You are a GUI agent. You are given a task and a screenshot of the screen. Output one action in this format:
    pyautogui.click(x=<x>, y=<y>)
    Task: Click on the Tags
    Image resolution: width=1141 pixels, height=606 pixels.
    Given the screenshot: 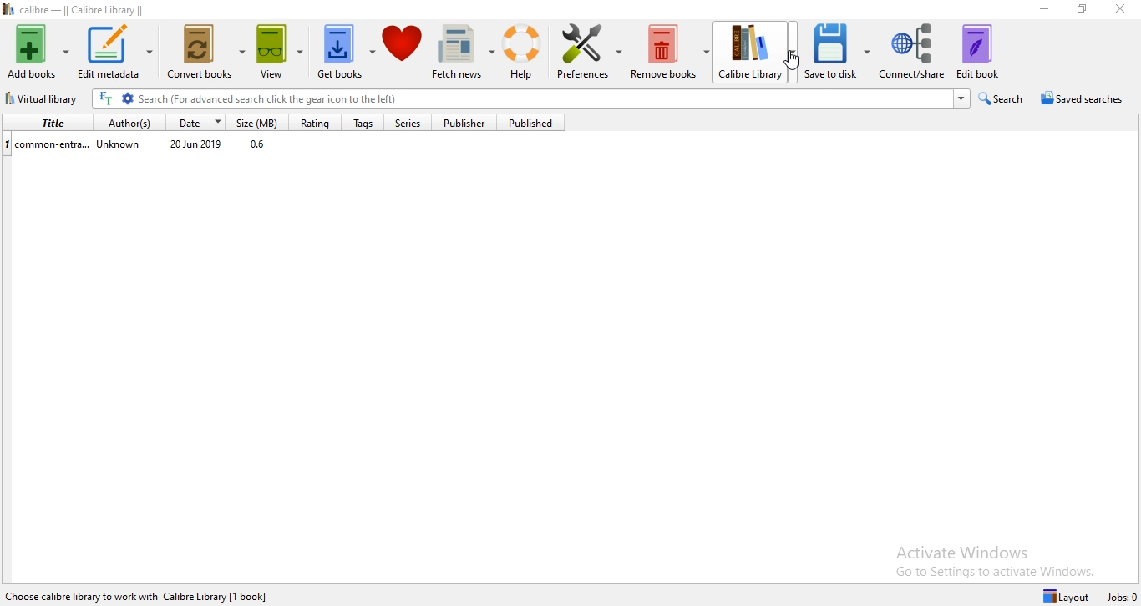 What is the action you would take?
    pyautogui.click(x=362, y=124)
    